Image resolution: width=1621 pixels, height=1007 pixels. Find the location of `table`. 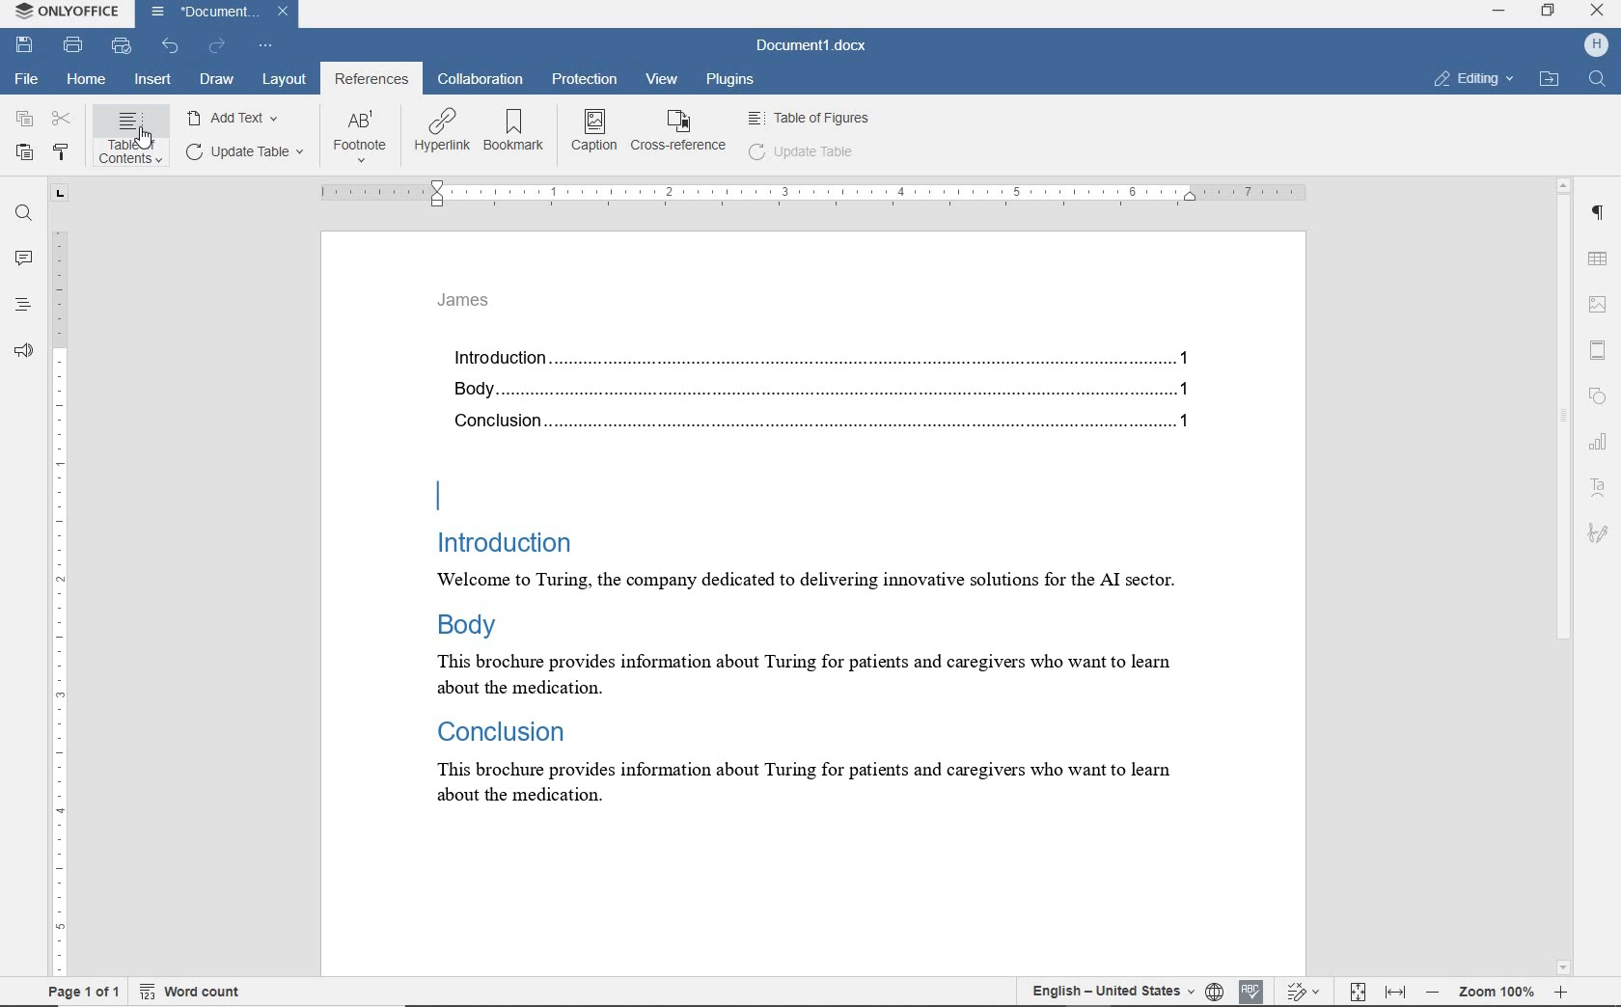

table is located at coordinates (1598, 260).